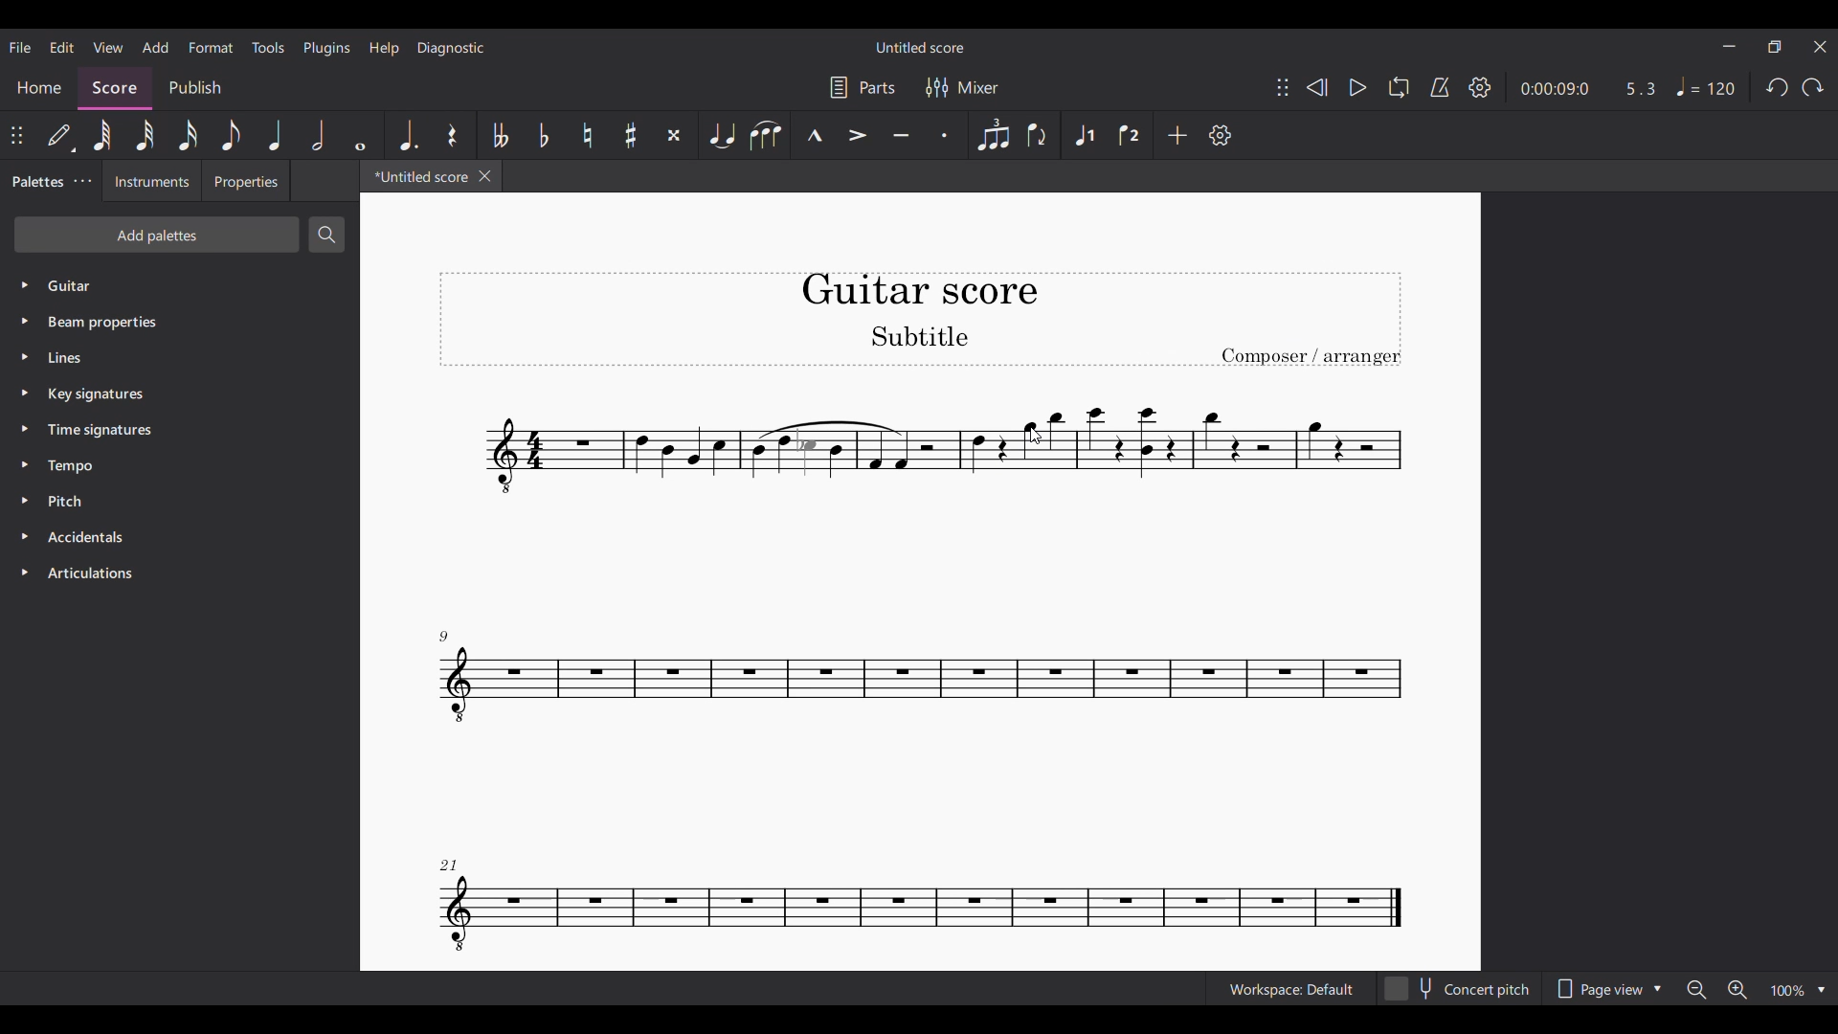 This screenshot has width=1838, height=1034. What do you see at coordinates (68, 502) in the screenshot?
I see `Pitch` at bounding box center [68, 502].